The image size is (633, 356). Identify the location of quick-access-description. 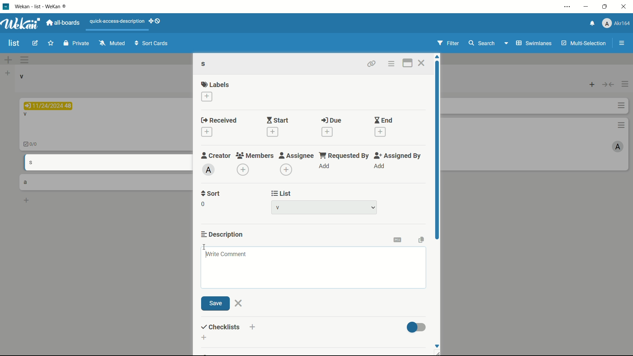
(117, 21).